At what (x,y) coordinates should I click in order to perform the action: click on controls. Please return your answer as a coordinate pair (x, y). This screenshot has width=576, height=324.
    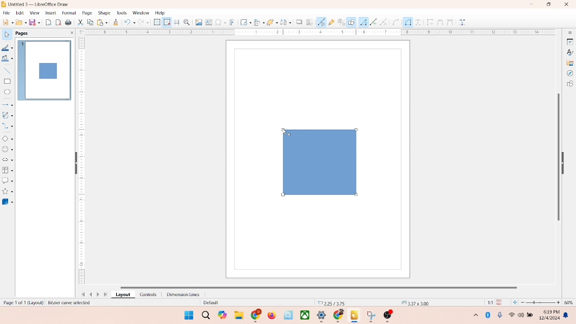
    Looking at the image, I should click on (146, 294).